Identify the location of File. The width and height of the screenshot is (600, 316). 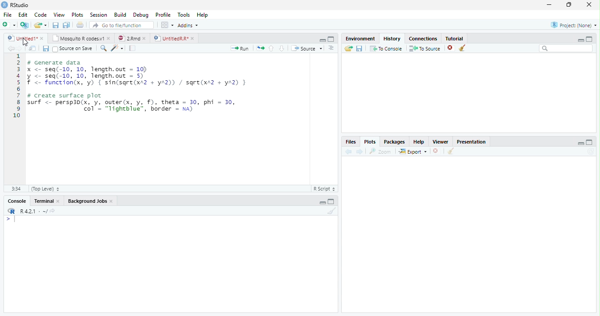
(7, 14).